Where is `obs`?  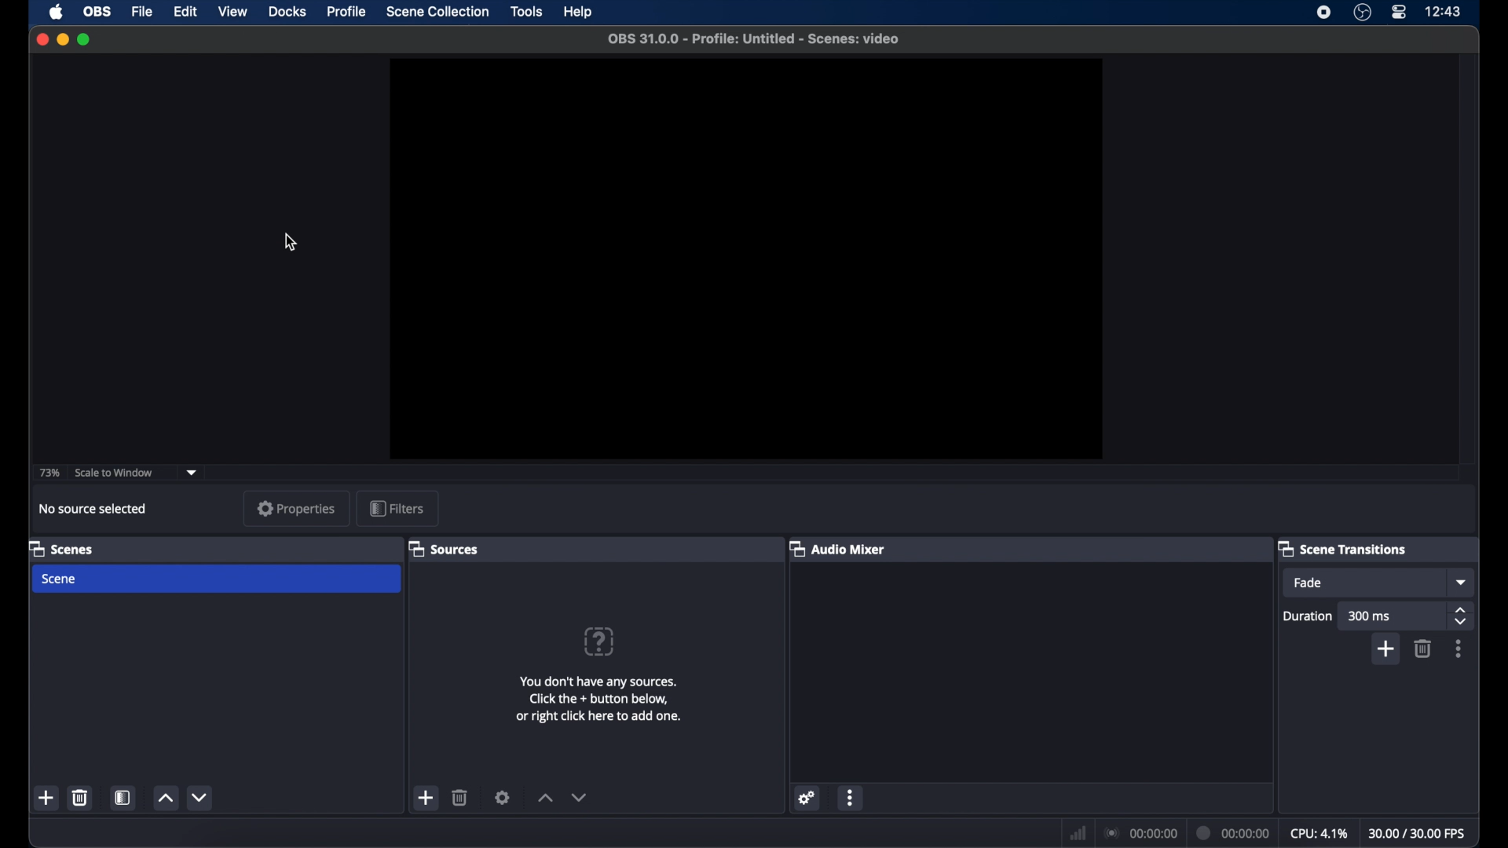 obs is located at coordinates (96, 12).